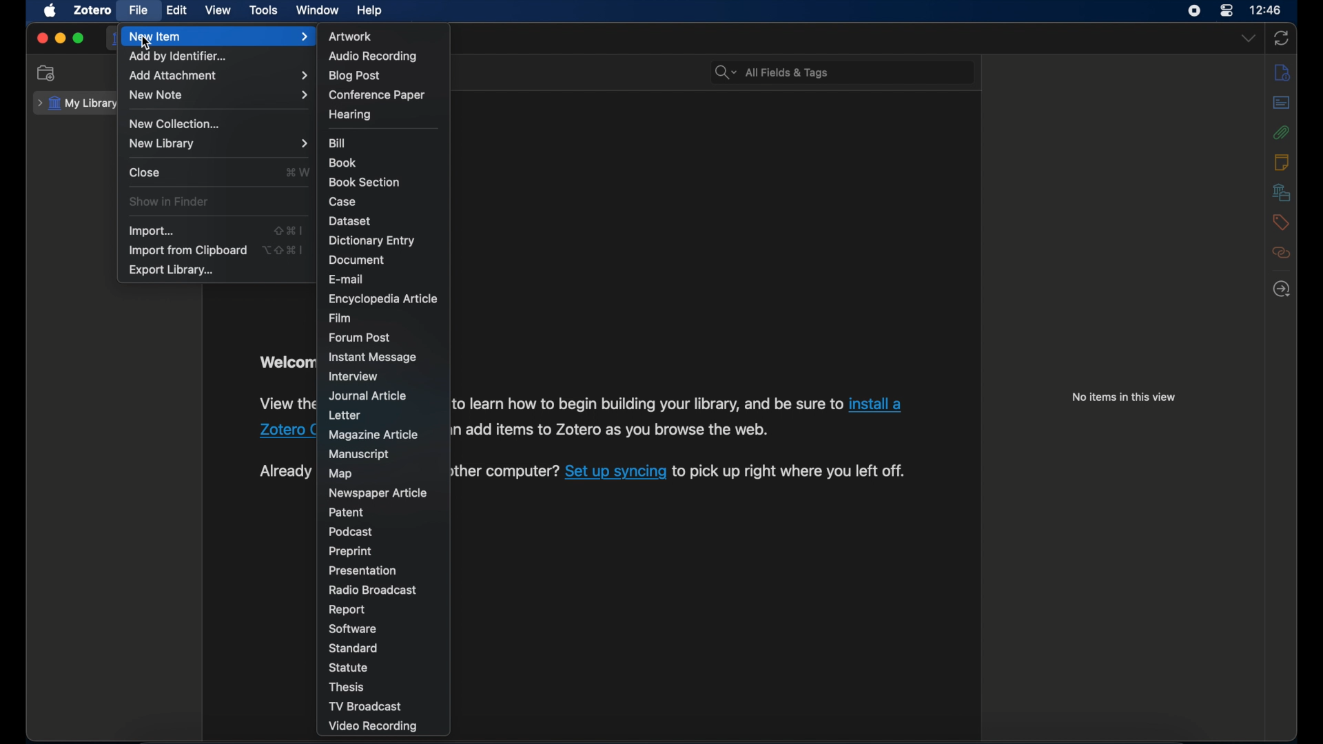 This screenshot has width=1323, height=744. Describe the element at coordinates (79, 38) in the screenshot. I see `maximize` at that location.